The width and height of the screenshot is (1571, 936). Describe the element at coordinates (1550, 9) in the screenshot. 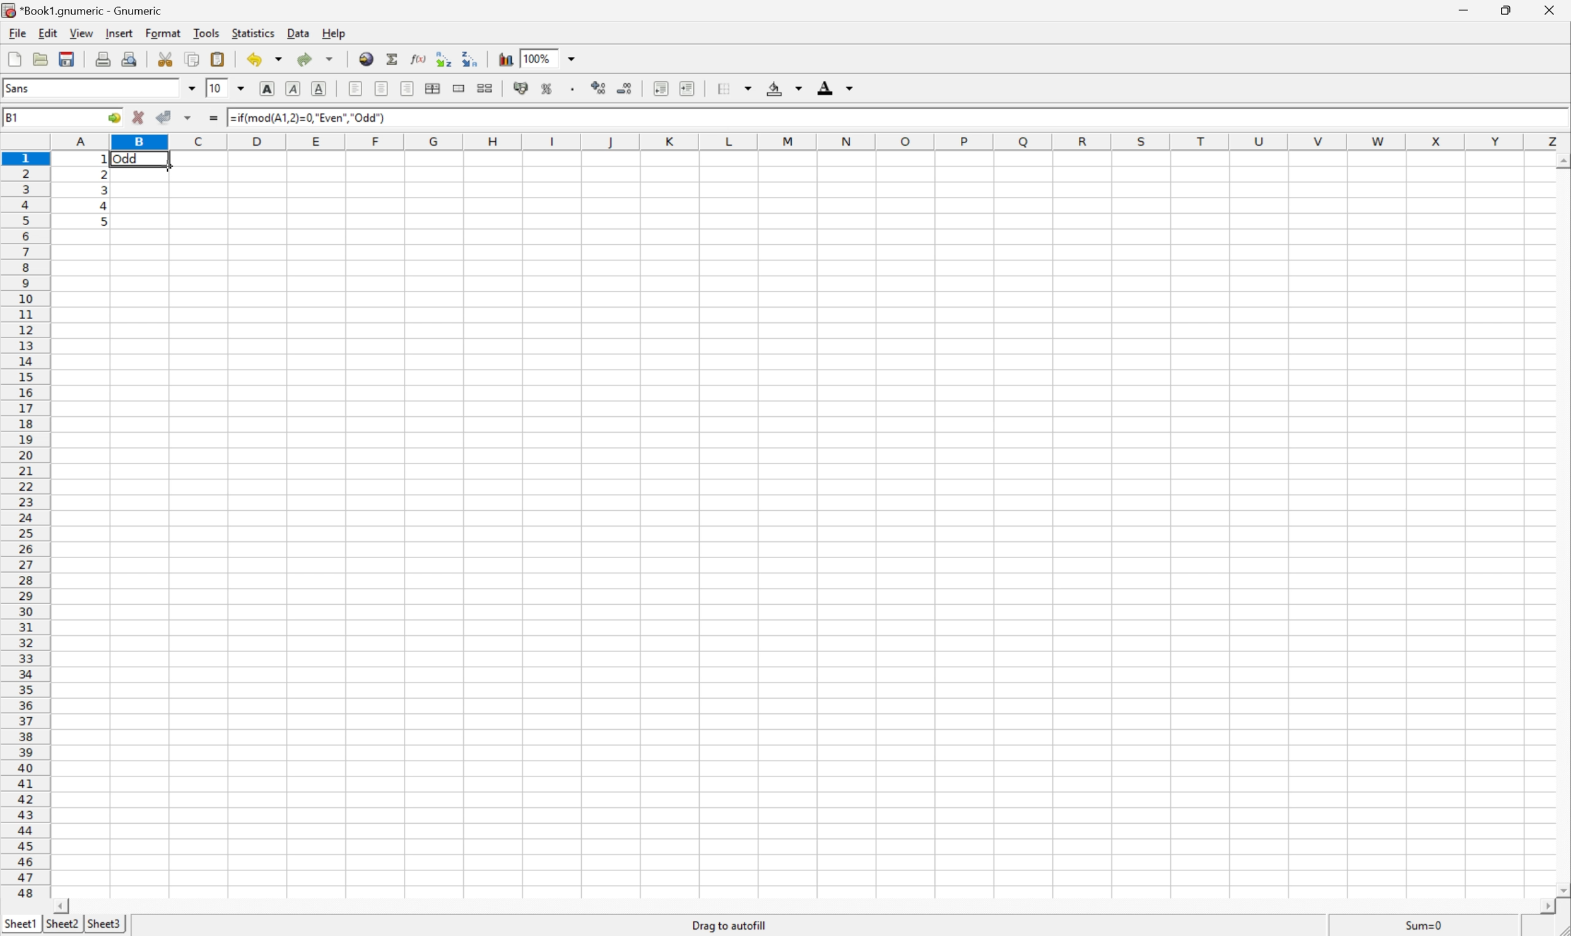

I see `Close` at that location.